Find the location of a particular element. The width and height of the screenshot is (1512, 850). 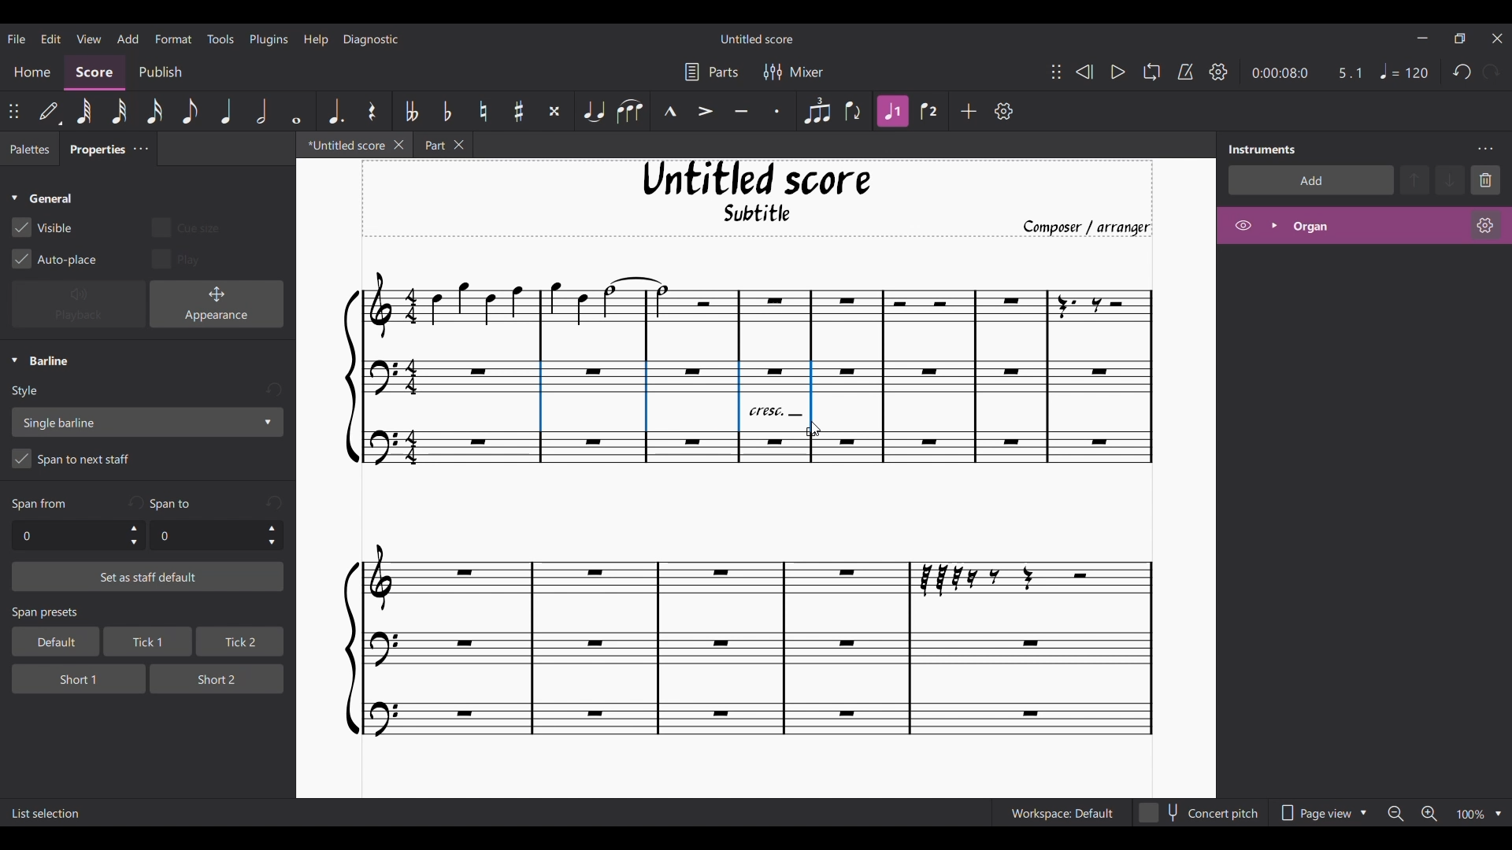

Tenuto is located at coordinates (741, 112).